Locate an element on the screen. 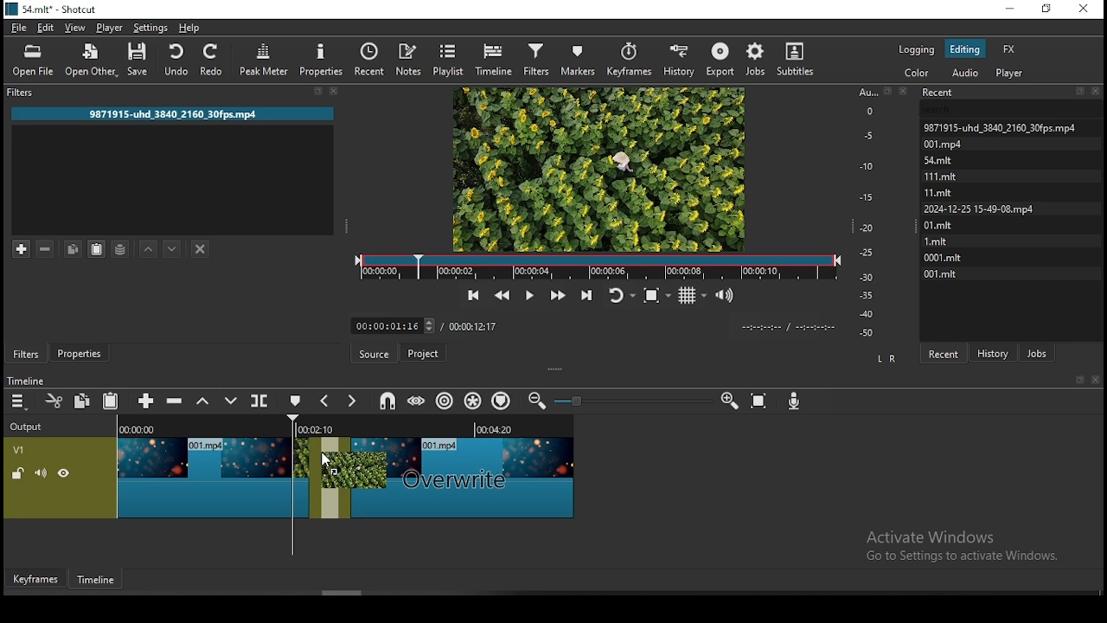 The width and height of the screenshot is (1107, 623). bookmark is located at coordinates (1076, 380).